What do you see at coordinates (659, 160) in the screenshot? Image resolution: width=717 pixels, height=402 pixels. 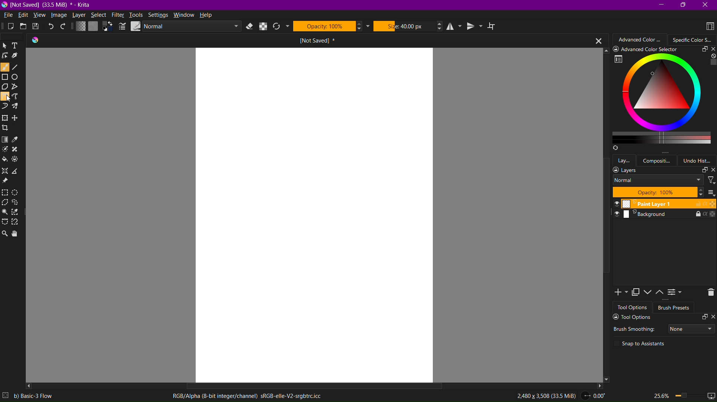 I see `Composition` at bounding box center [659, 160].